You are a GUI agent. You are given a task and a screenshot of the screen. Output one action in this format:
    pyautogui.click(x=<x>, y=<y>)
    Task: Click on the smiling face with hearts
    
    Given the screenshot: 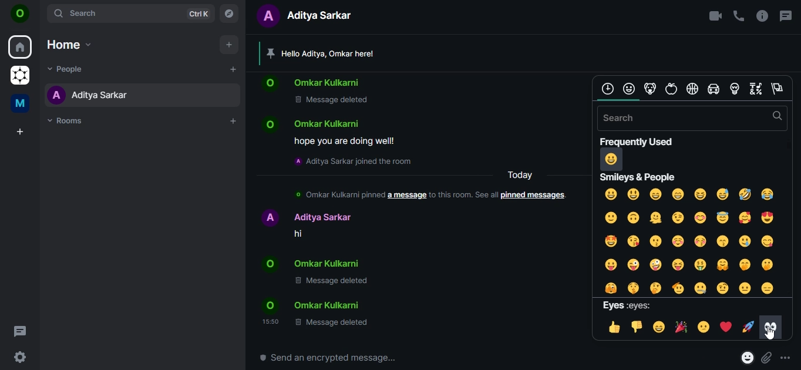 What is the action you would take?
    pyautogui.click(x=743, y=217)
    